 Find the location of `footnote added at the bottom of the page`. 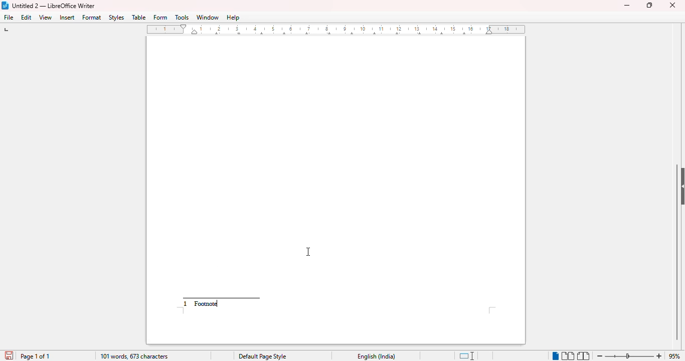

footnote added at the bottom of the page is located at coordinates (206, 304).